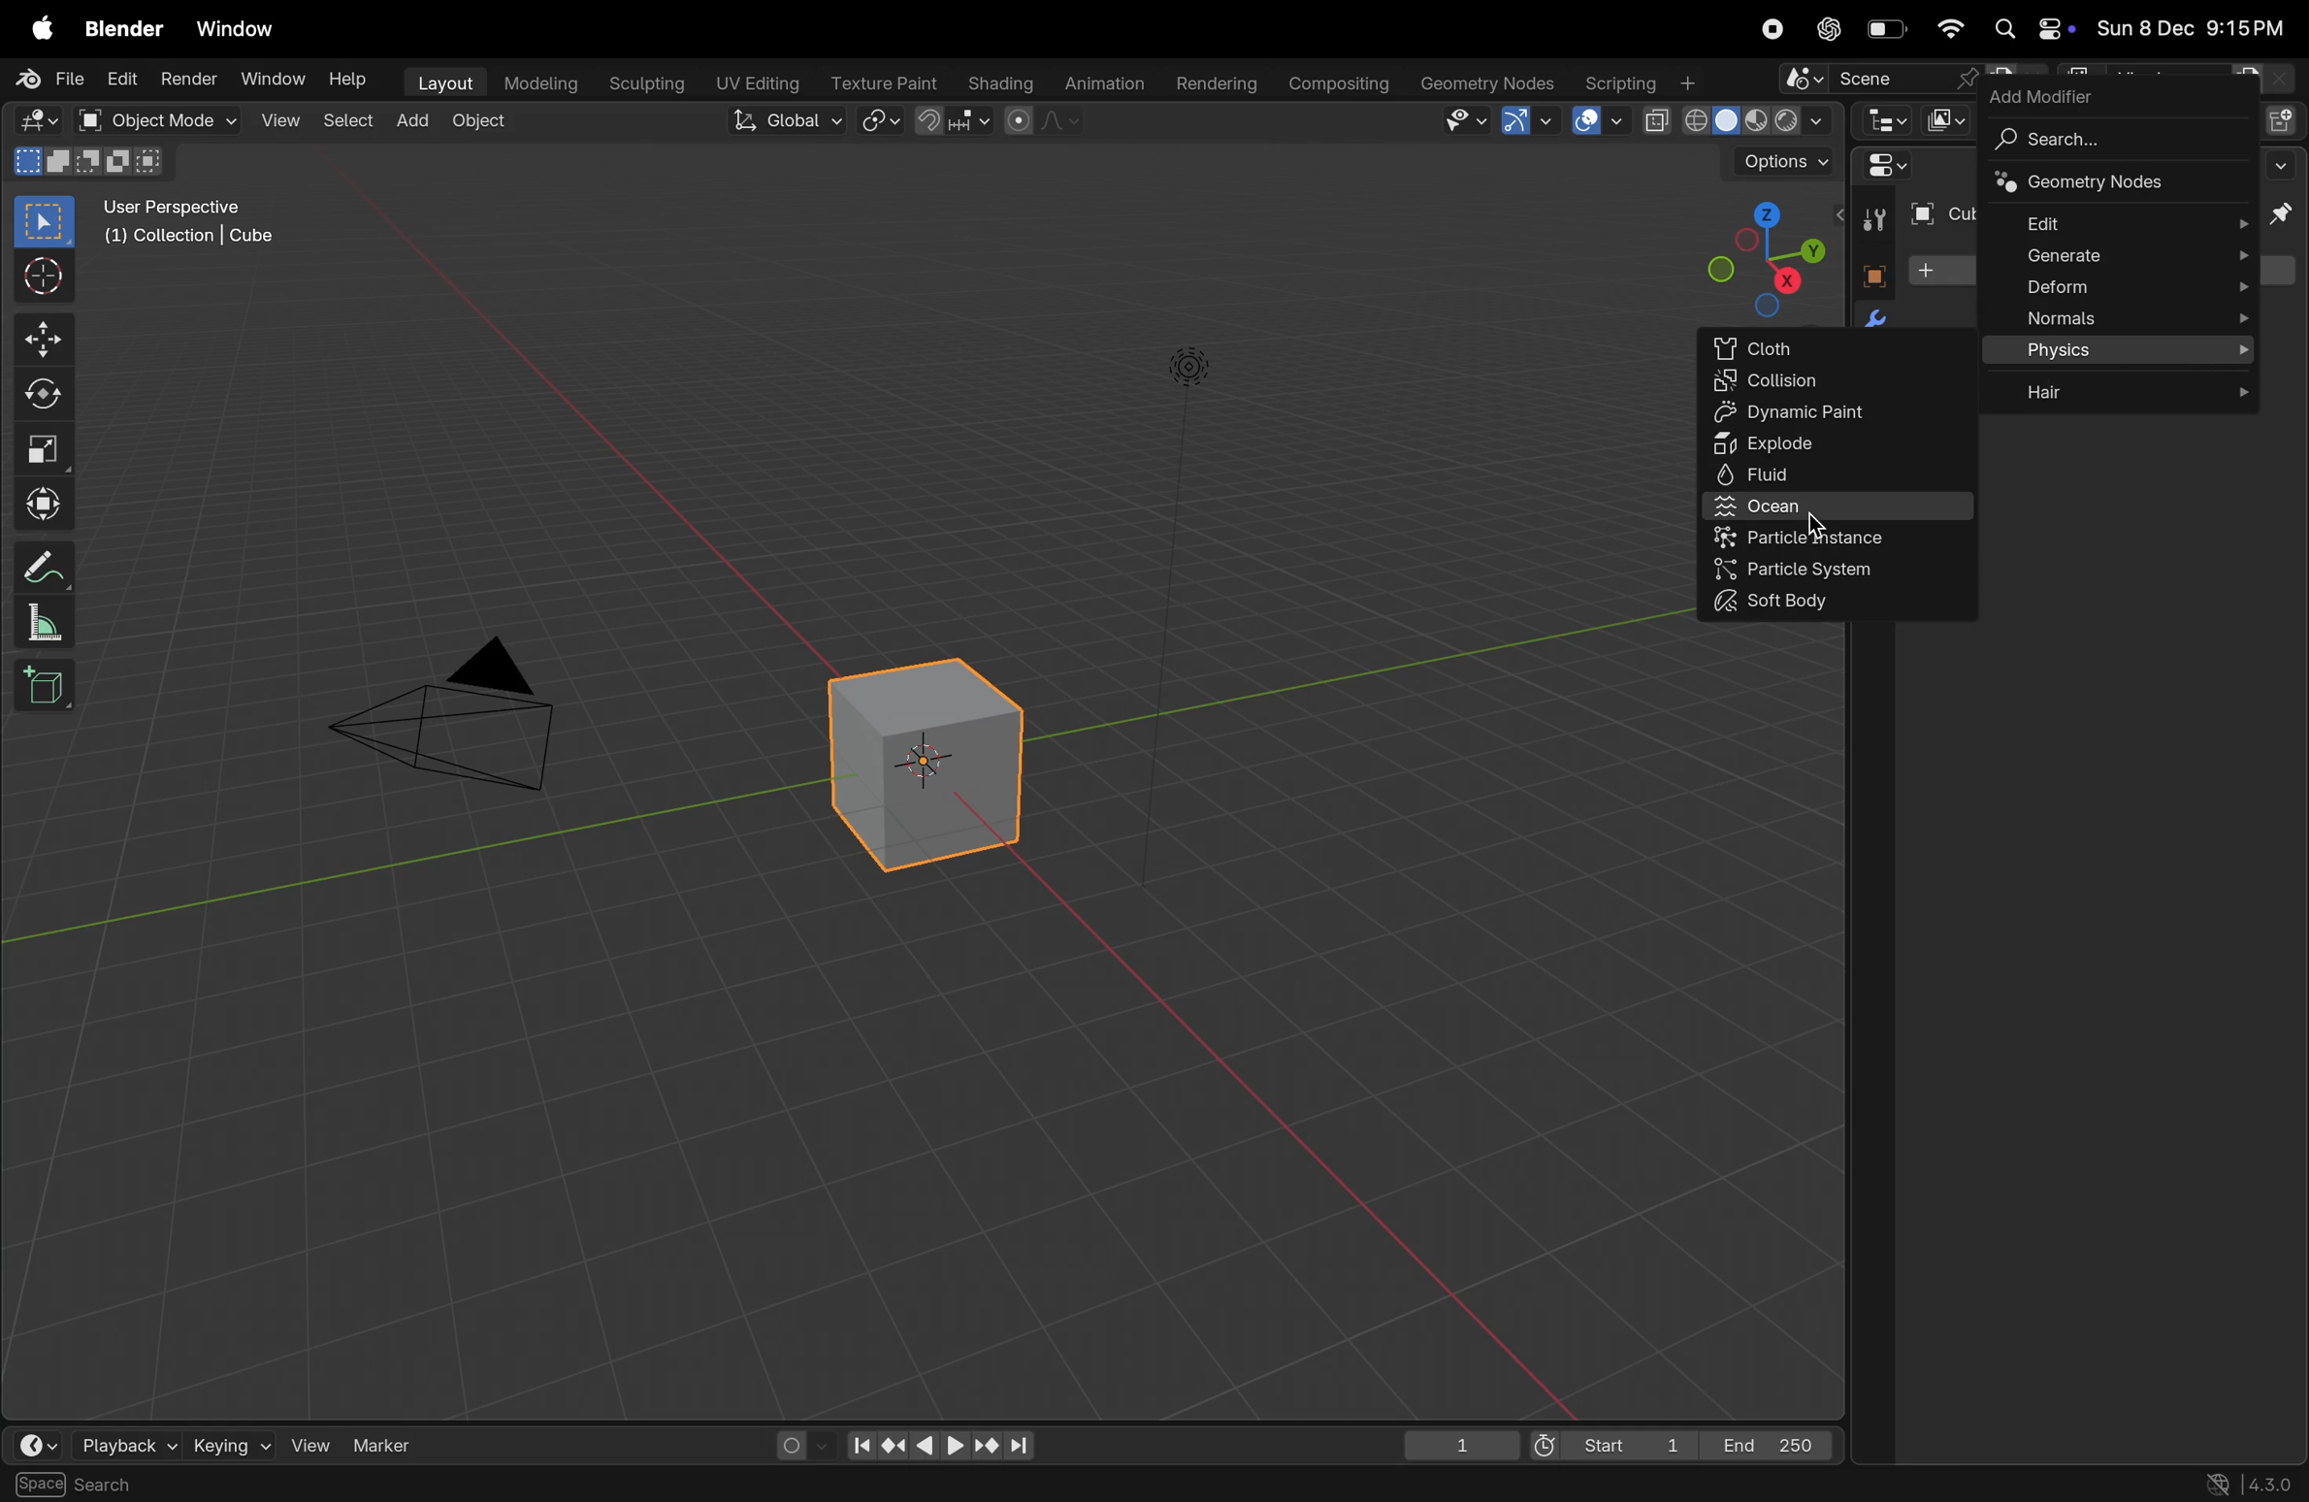 This screenshot has width=2309, height=1502. Describe the element at coordinates (443, 81) in the screenshot. I see `layout` at that location.